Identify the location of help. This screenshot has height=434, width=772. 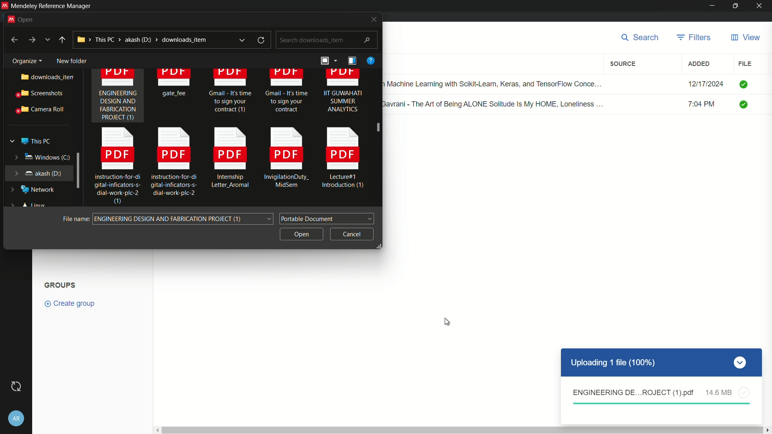
(370, 60).